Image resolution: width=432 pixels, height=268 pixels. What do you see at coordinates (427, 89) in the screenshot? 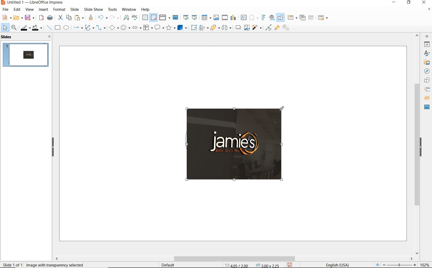
I see `slide transition` at bounding box center [427, 89].